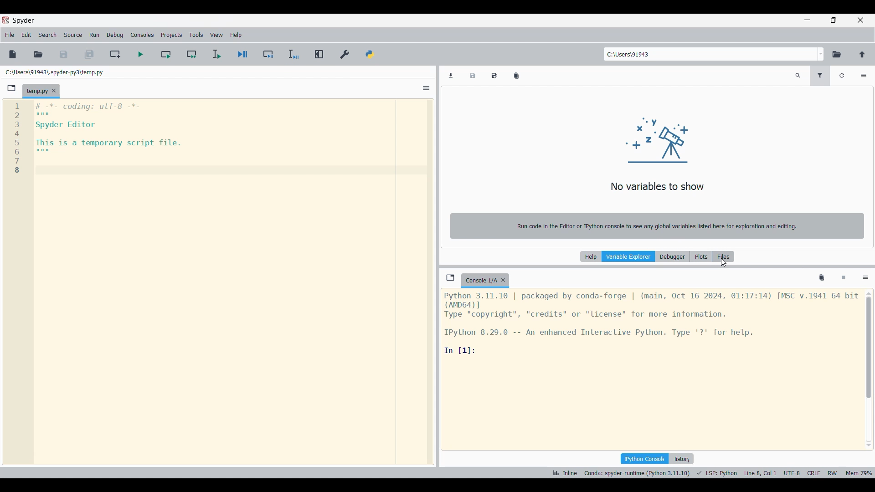  I want to click on Search menu, so click(48, 35).